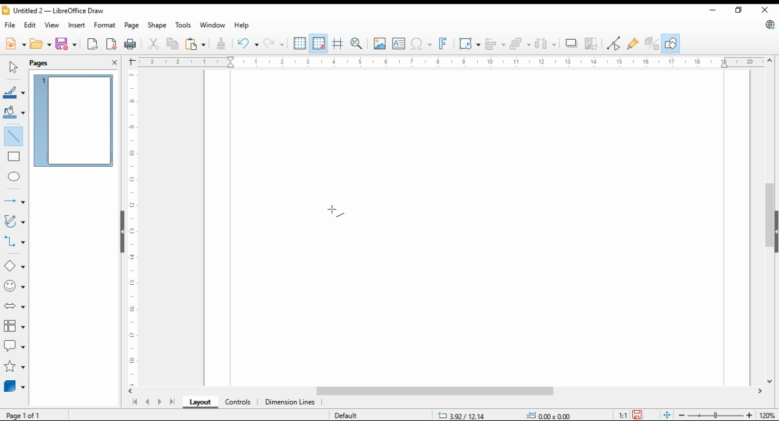 The width and height of the screenshot is (779, 421). I want to click on symbol shapes, so click(15, 285).